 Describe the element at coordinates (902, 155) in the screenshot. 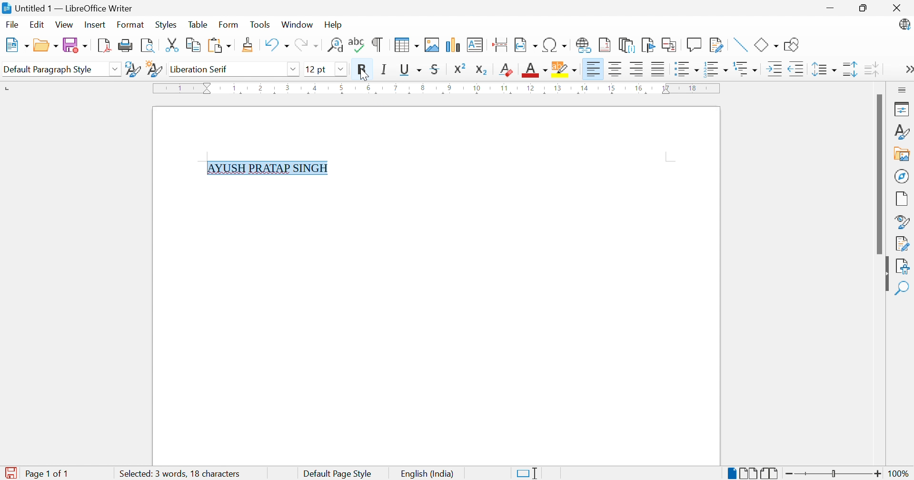

I see `Gallery` at that location.